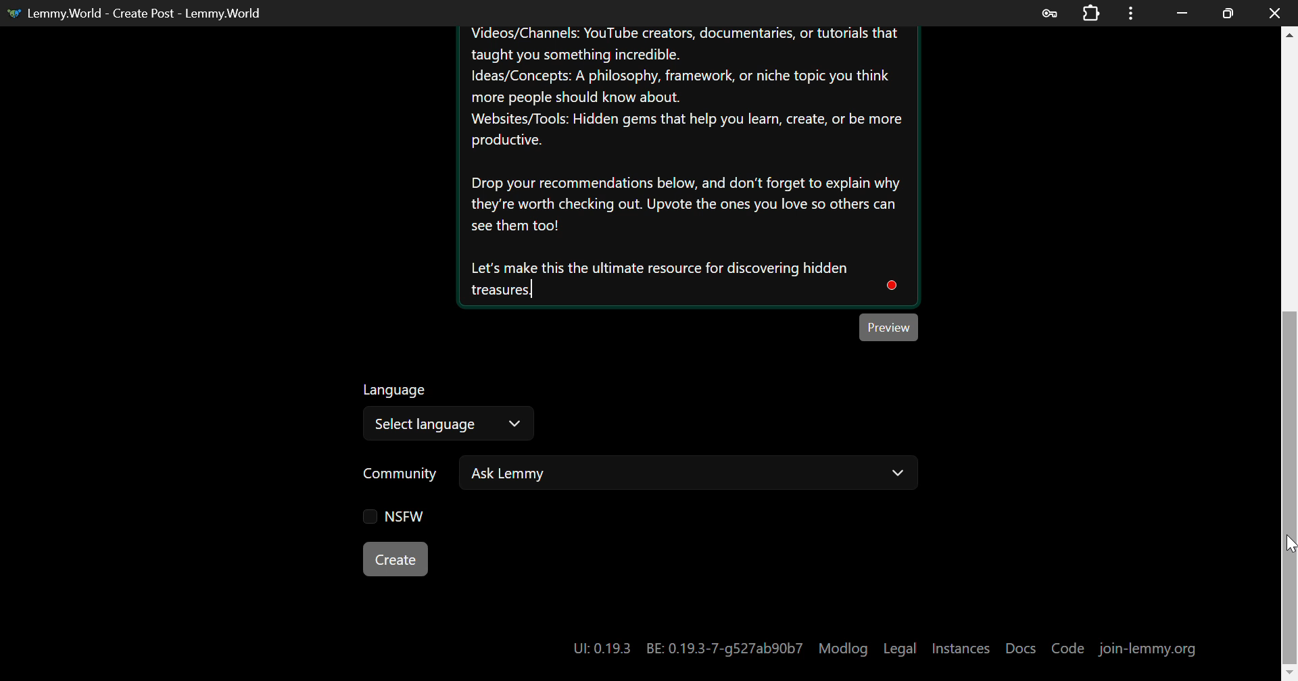 The height and width of the screenshot is (681, 1298). I want to click on Extensions, so click(1091, 11).